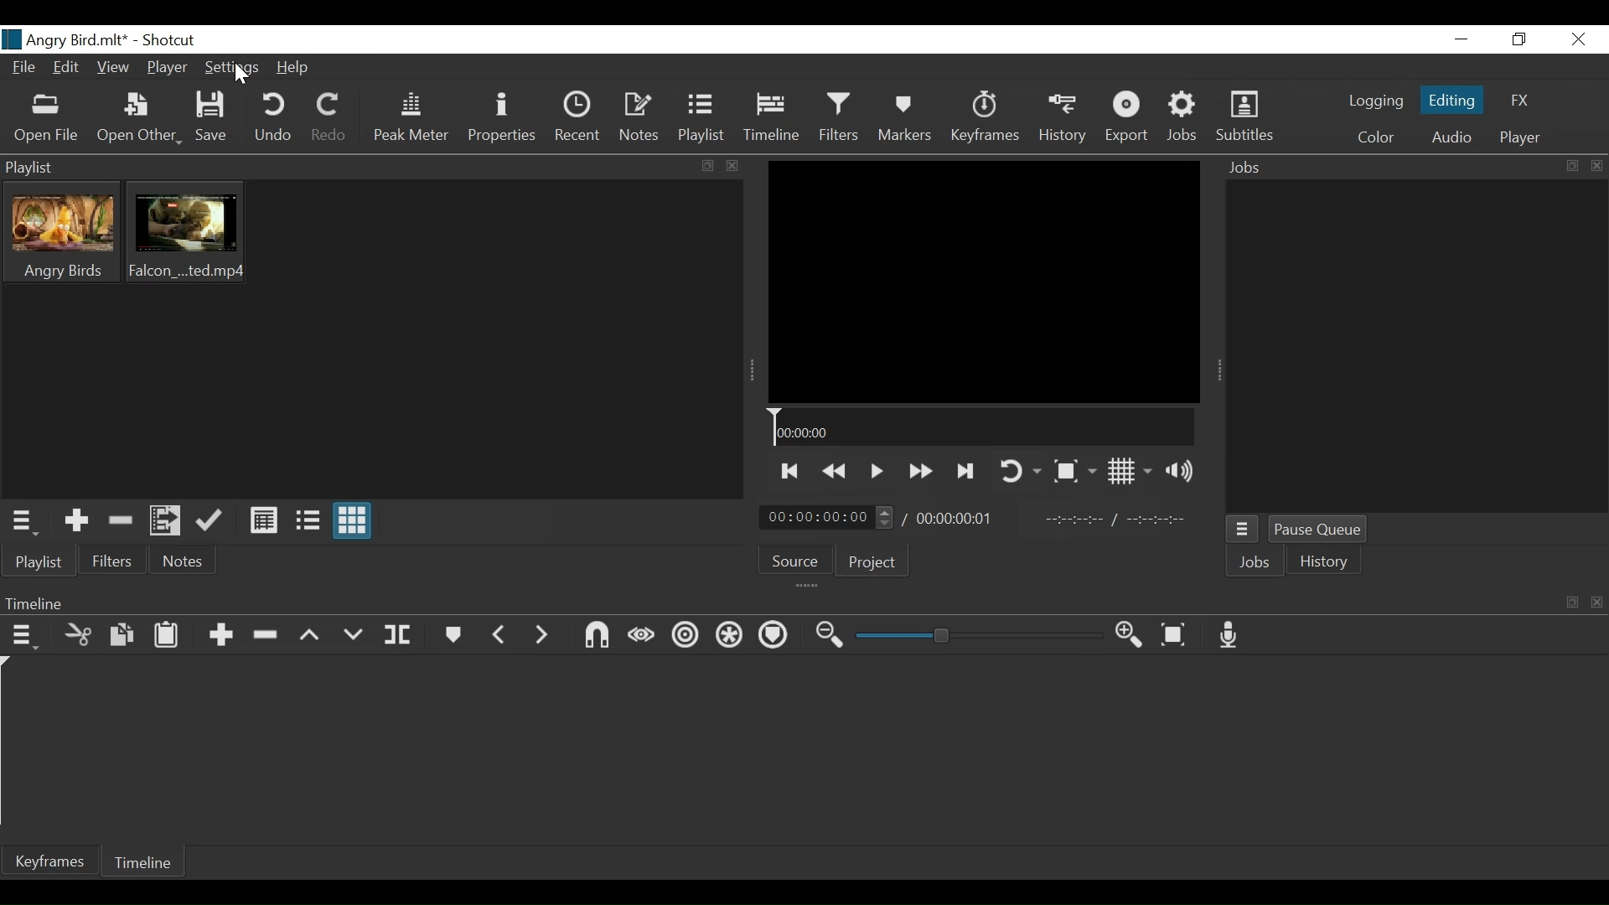 This screenshot has height=905, width=1609. I want to click on File name, so click(69, 39).